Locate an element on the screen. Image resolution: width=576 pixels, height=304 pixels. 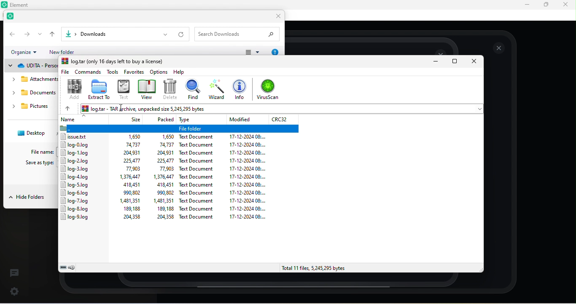
udita personal is located at coordinates (30, 66).